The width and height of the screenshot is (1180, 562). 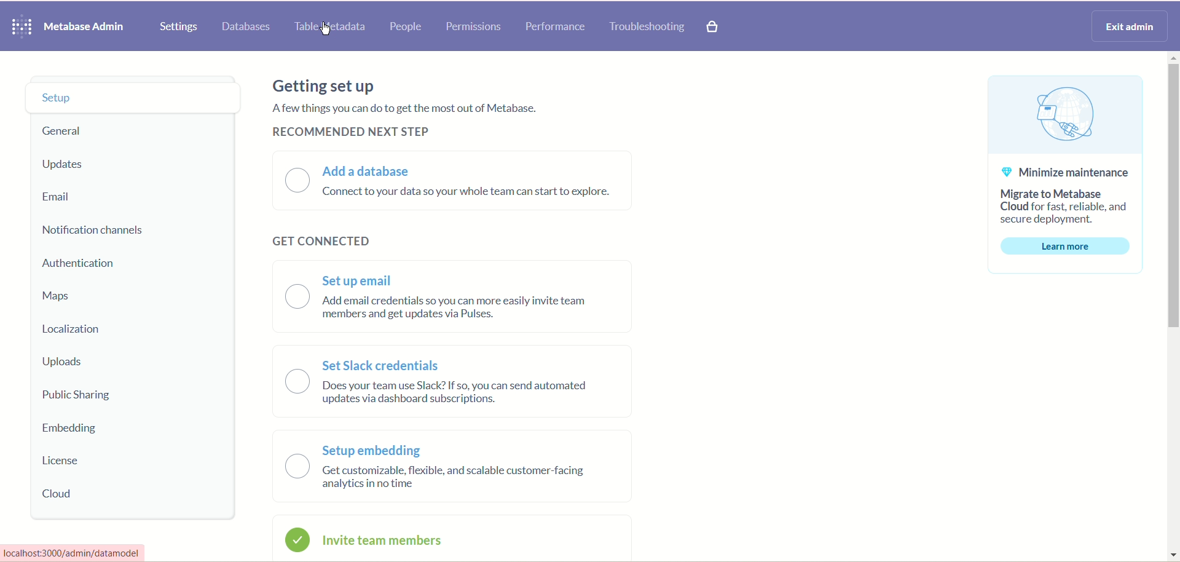 What do you see at coordinates (68, 330) in the screenshot?
I see `localization` at bounding box center [68, 330].